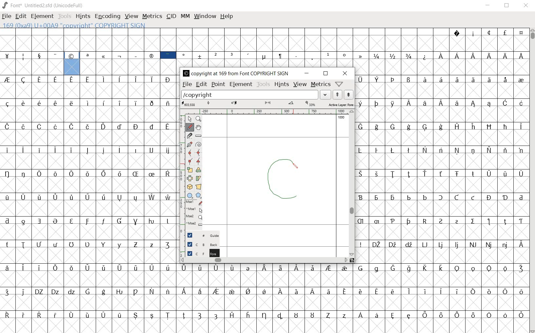  What do you see at coordinates (189, 127) in the screenshot?
I see `draw a freehand curve` at bounding box center [189, 127].